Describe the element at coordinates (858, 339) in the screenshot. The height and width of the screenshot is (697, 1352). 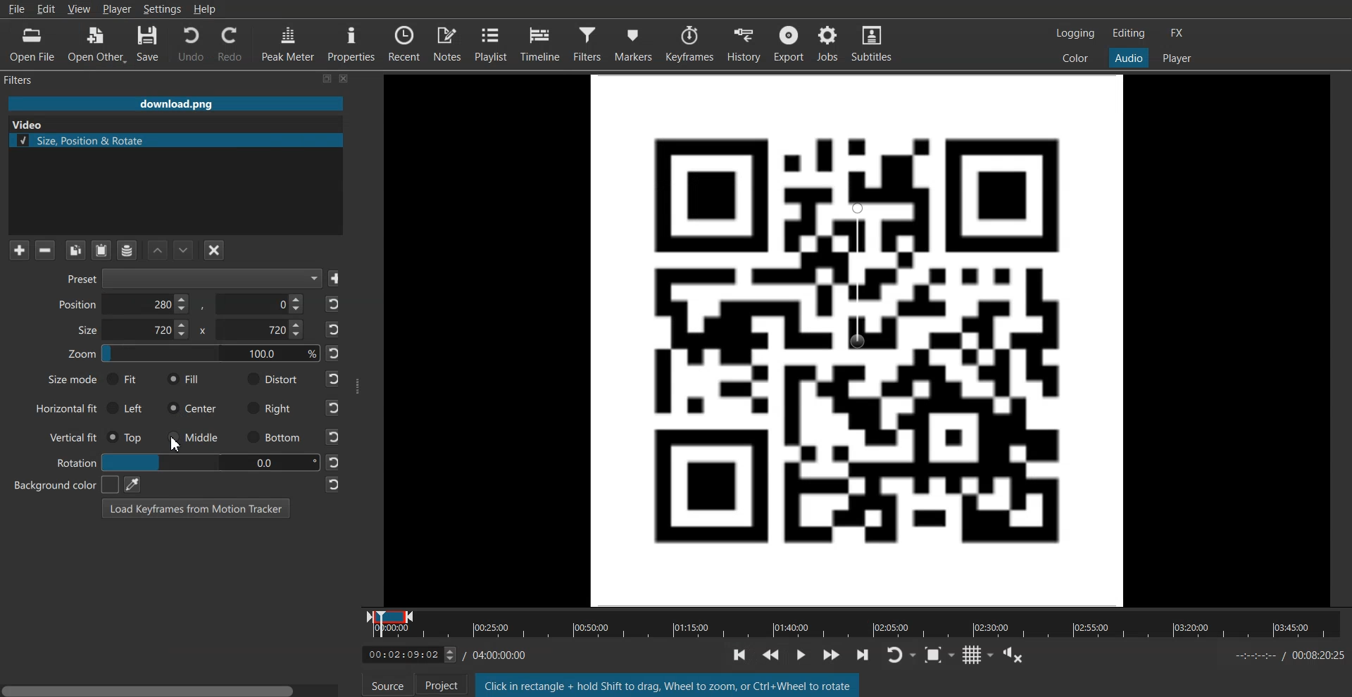
I see `Window set fit` at that location.